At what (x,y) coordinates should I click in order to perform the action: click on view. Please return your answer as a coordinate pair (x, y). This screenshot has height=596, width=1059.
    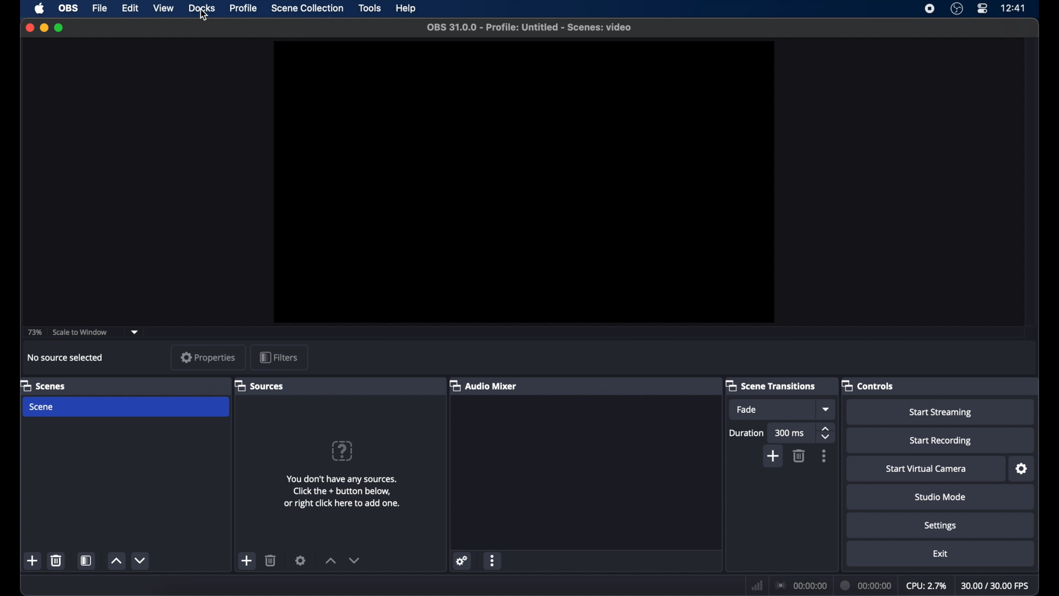
    Looking at the image, I should click on (163, 8).